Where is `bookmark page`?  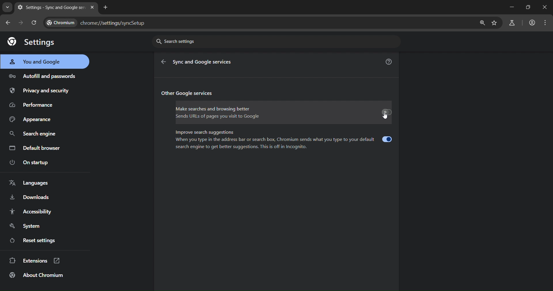 bookmark page is located at coordinates (494, 24).